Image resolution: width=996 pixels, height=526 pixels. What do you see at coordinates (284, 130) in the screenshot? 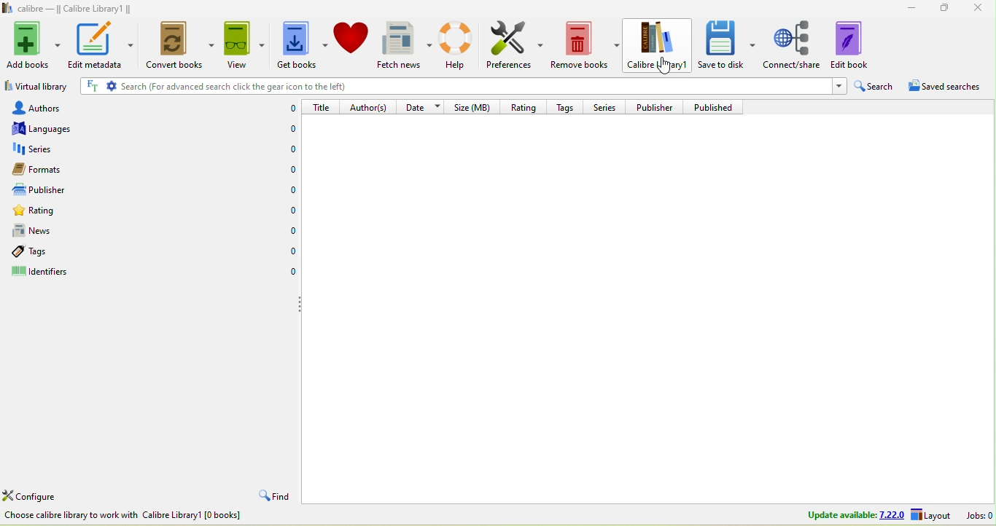
I see `0` at bounding box center [284, 130].